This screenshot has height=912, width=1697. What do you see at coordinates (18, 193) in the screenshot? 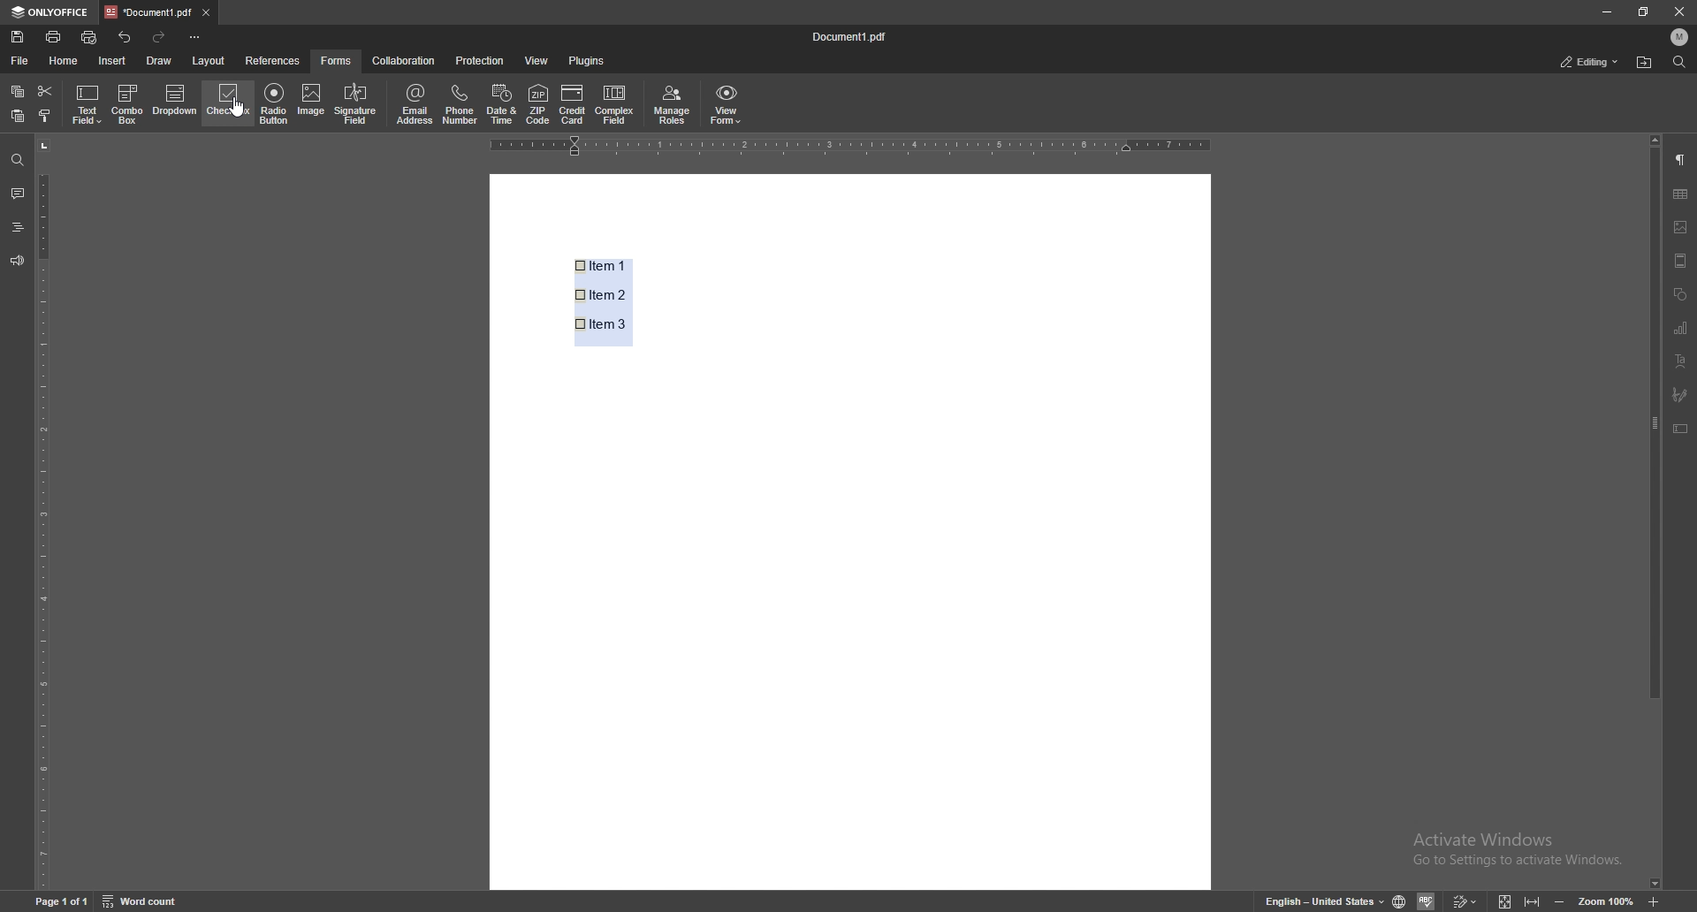
I see `comment` at bounding box center [18, 193].